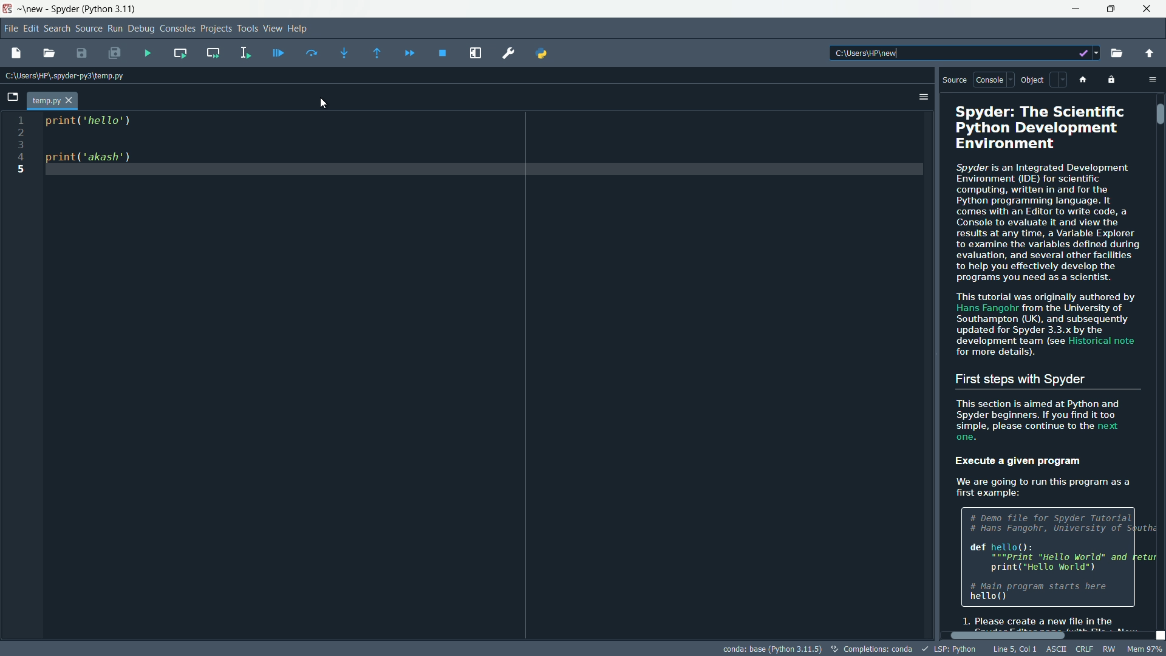 Image resolution: width=1166 pixels, height=656 pixels. I want to click on console, so click(992, 80).